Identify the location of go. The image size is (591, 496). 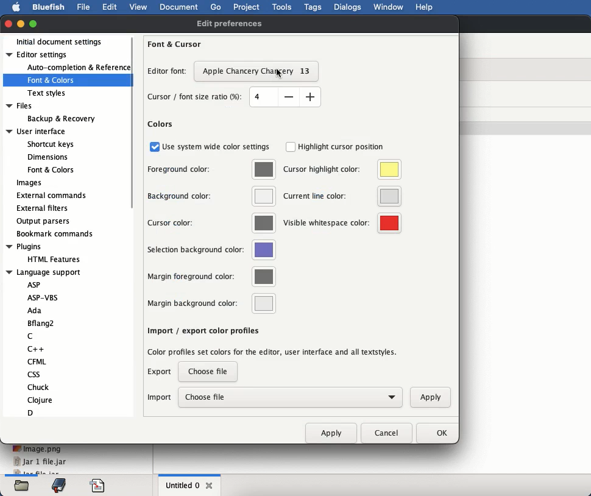
(216, 7).